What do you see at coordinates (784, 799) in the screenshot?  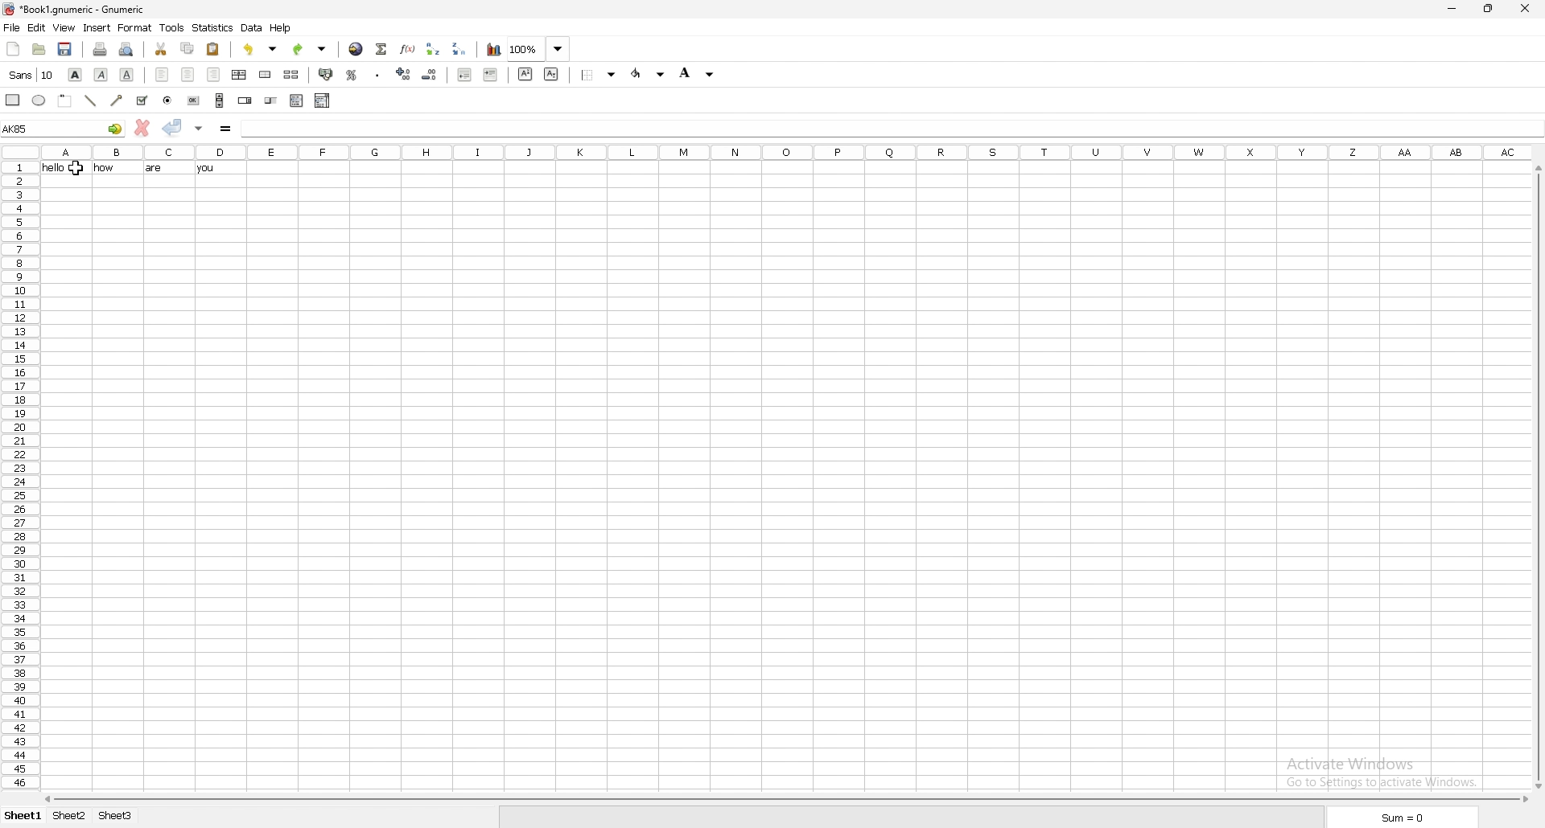 I see `scroll bar` at bounding box center [784, 799].